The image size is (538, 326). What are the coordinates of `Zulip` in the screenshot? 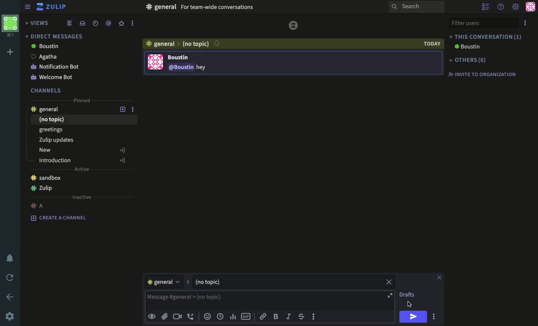 It's located at (42, 188).